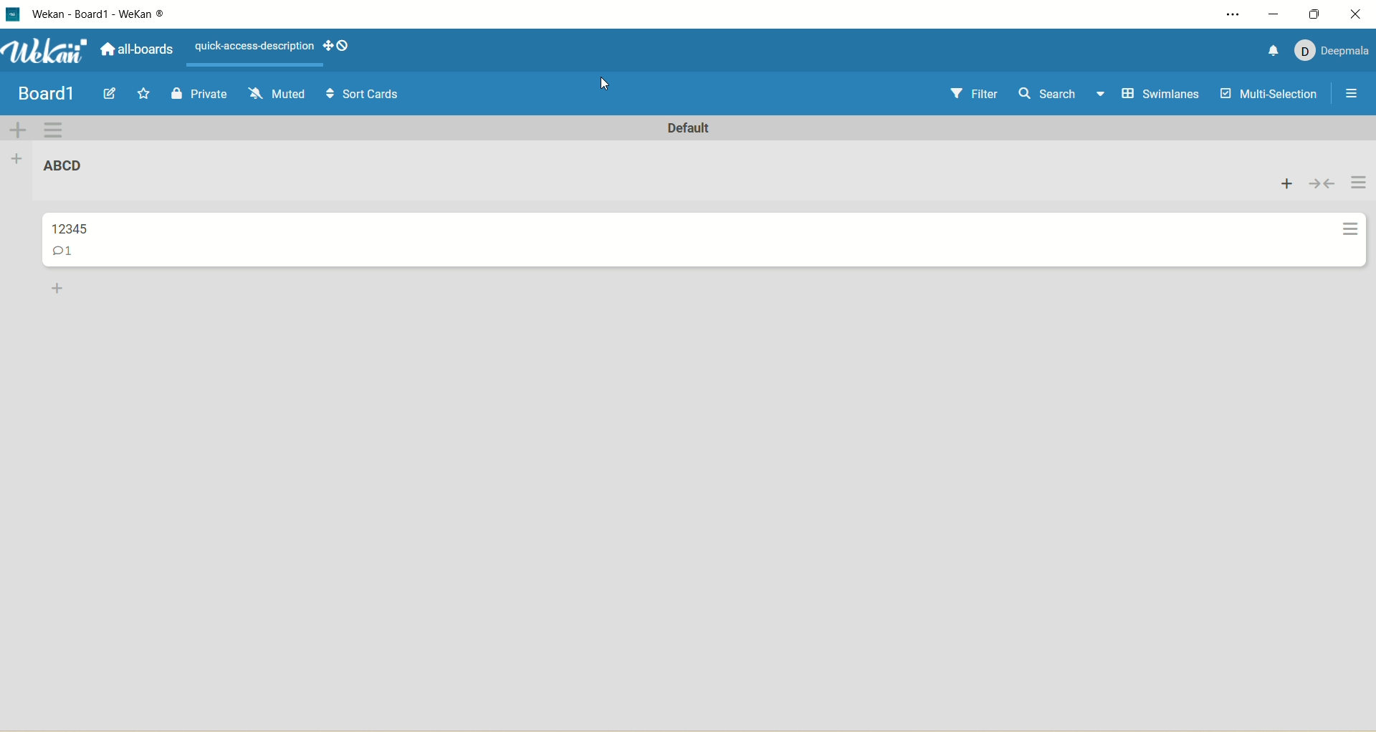  I want to click on swimlane actions, so click(54, 130).